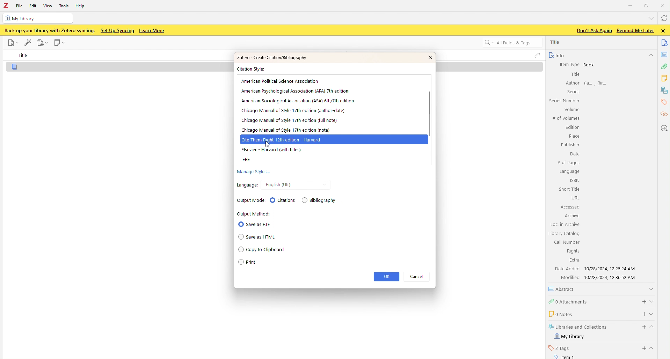 This screenshot has width=670, height=359. What do you see at coordinates (642, 301) in the screenshot?
I see `add` at bounding box center [642, 301].